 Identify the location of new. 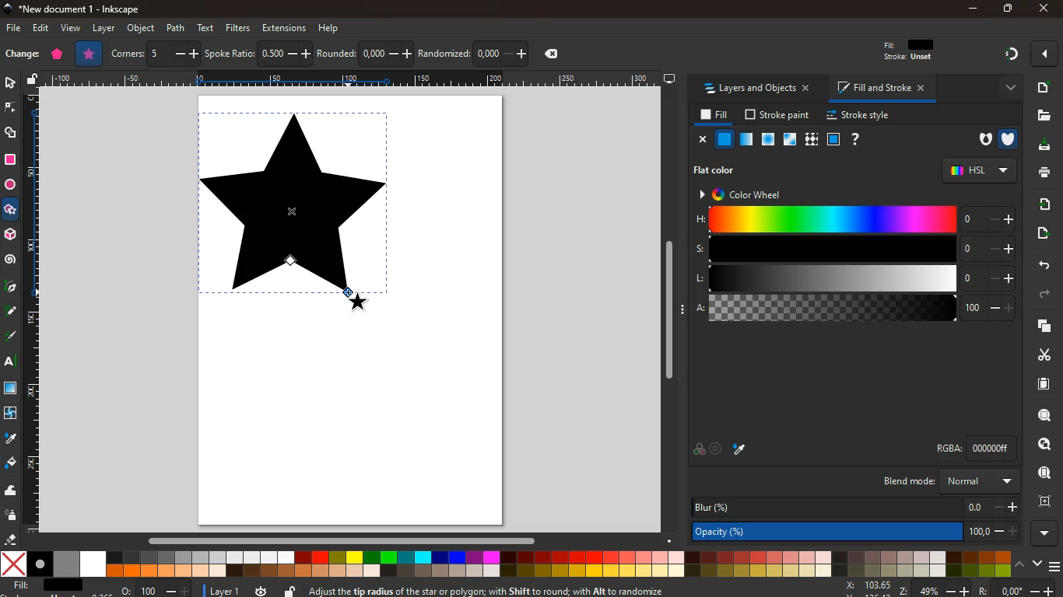
(22, 54).